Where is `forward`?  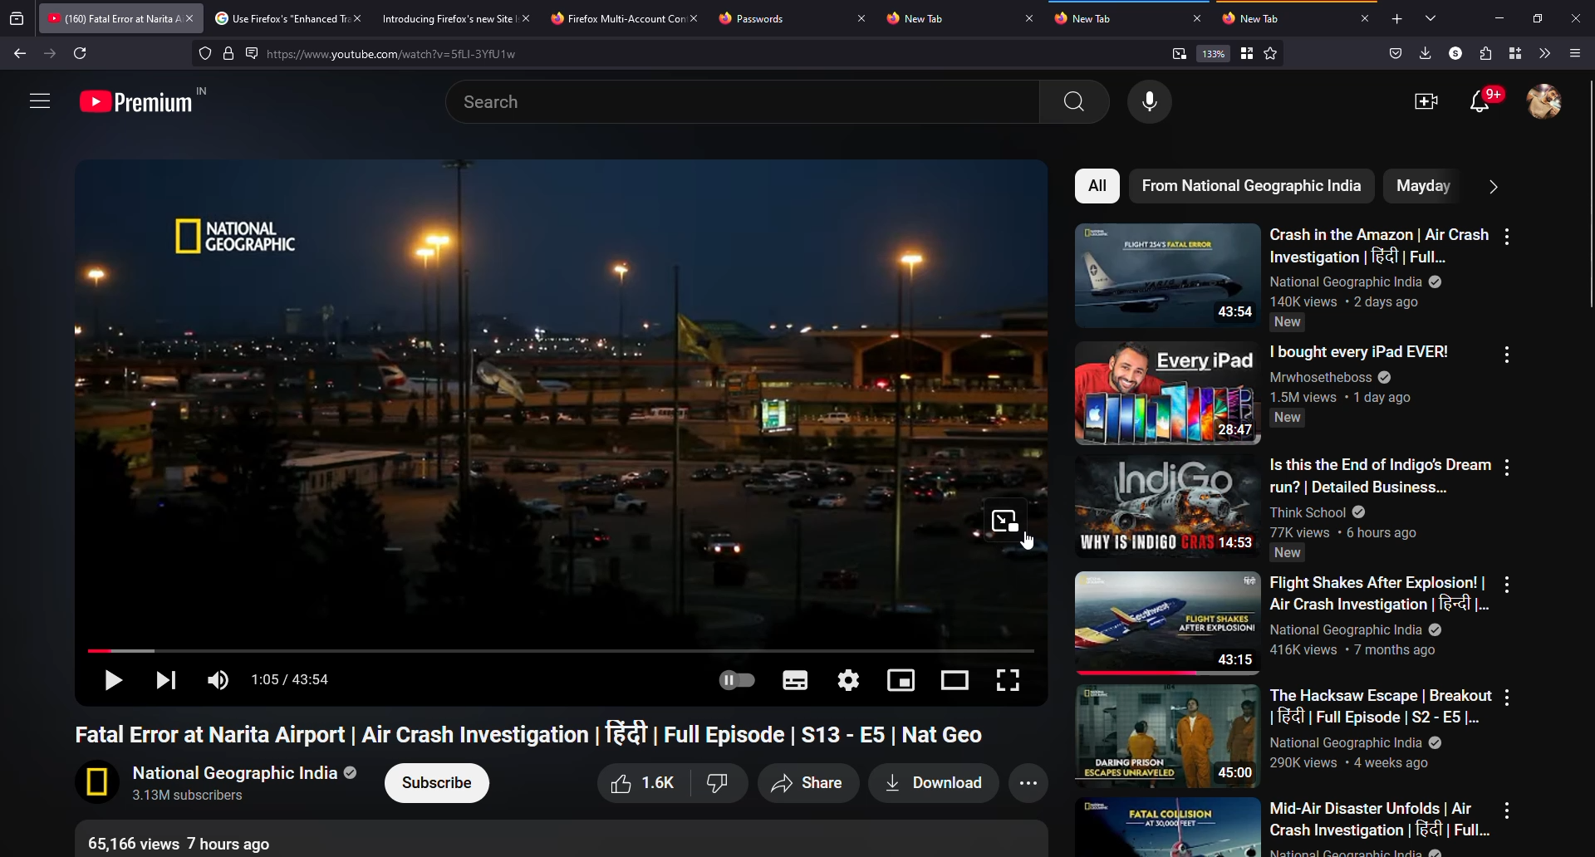 forward is located at coordinates (48, 52).